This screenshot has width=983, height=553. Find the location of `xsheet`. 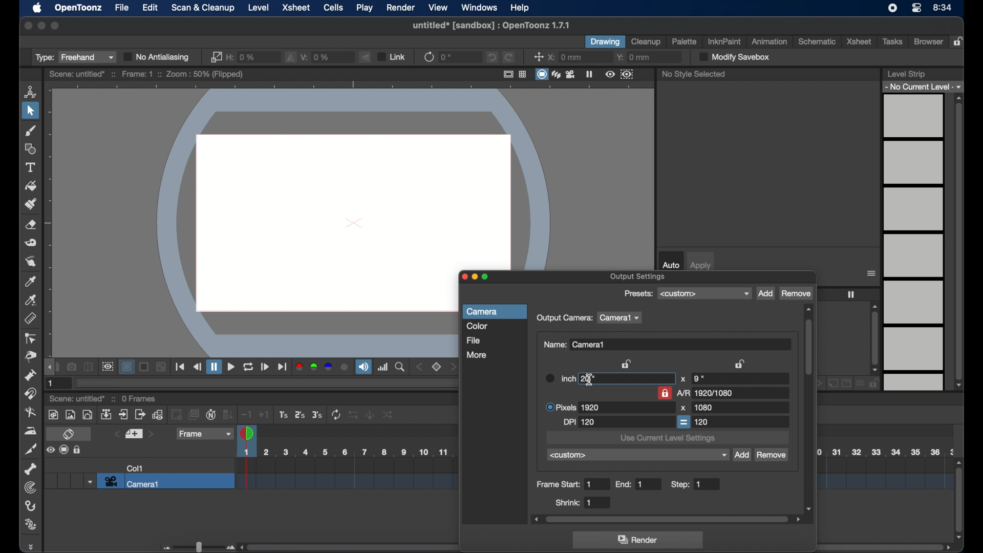

xsheet is located at coordinates (296, 7).